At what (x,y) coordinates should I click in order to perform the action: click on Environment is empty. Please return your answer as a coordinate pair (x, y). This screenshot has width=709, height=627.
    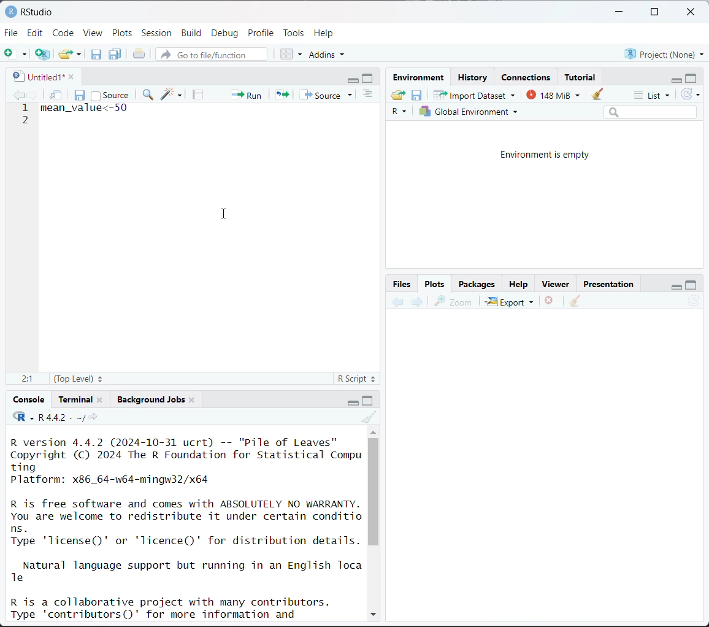
    Looking at the image, I should click on (546, 155).